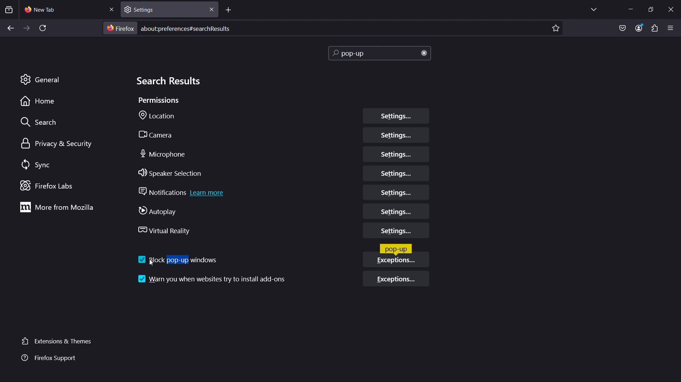 This screenshot has height=382, width=681. Describe the element at coordinates (653, 9) in the screenshot. I see `Maximize` at that location.